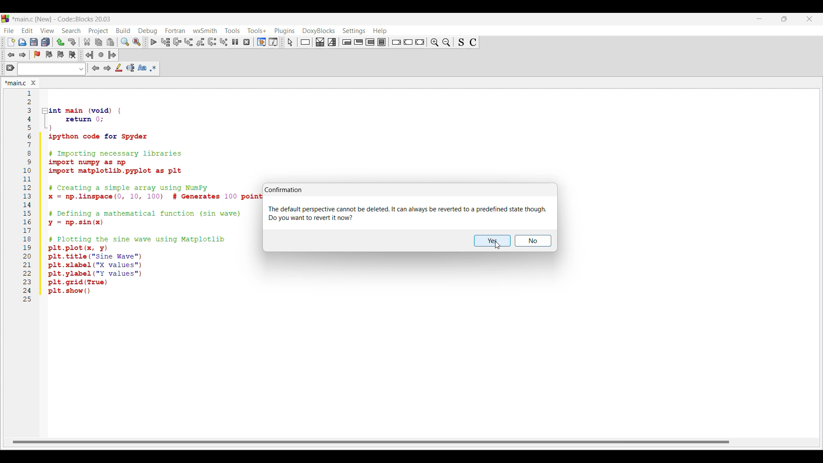  What do you see at coordinates (60, 55) in the screenshot?
I see `Next bookmark` at bounding box center [60, 55].